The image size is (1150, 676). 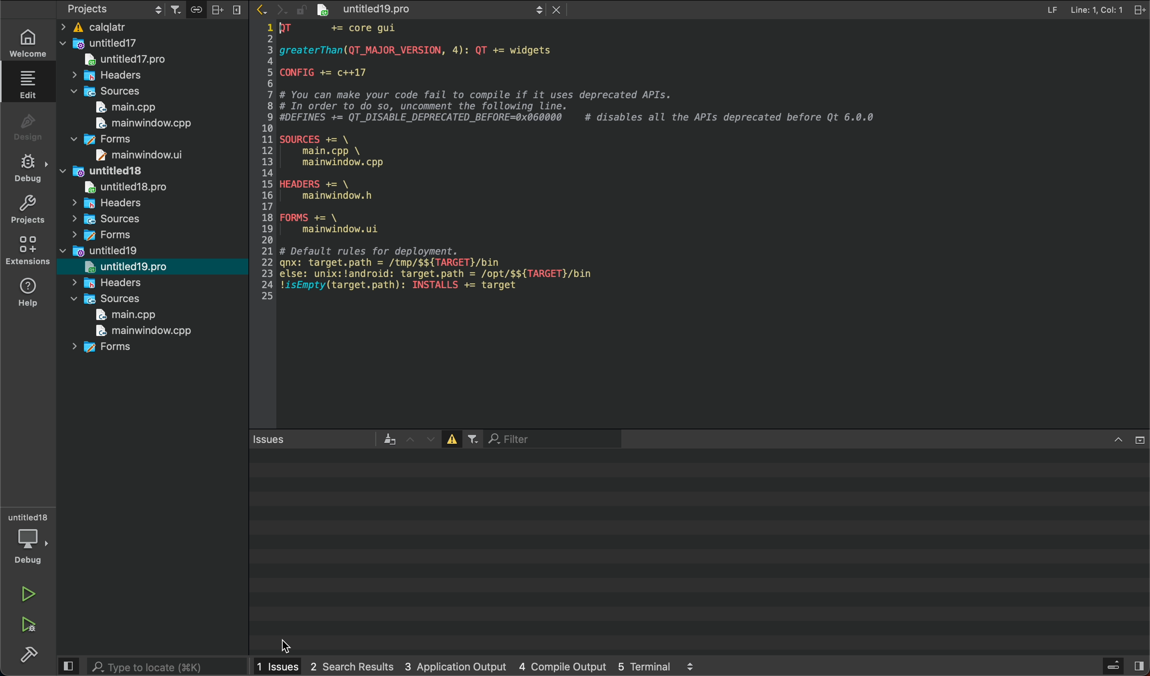 What do you see at coordinates (31, 86) in the screenshot?
I see `edit` at bounding box center [31, 86].